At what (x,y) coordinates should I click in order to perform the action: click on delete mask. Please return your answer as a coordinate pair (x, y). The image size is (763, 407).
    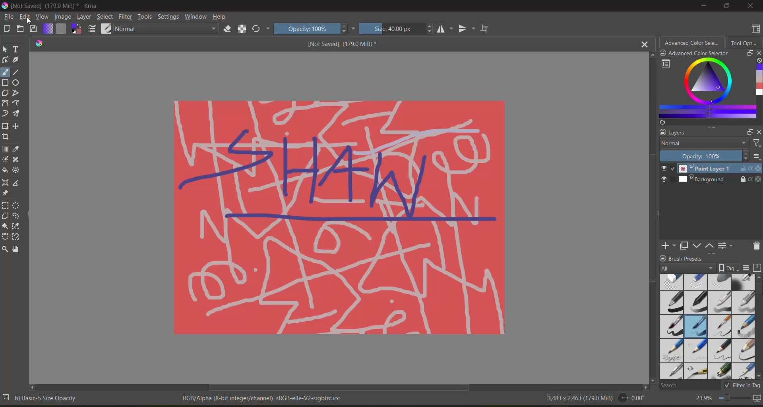
    Looking at the image, I should click on (755, 246).